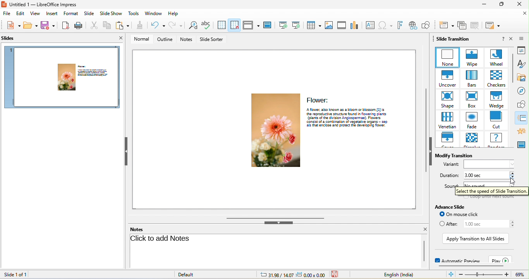  I want to click on wipe, so click(471, 57).